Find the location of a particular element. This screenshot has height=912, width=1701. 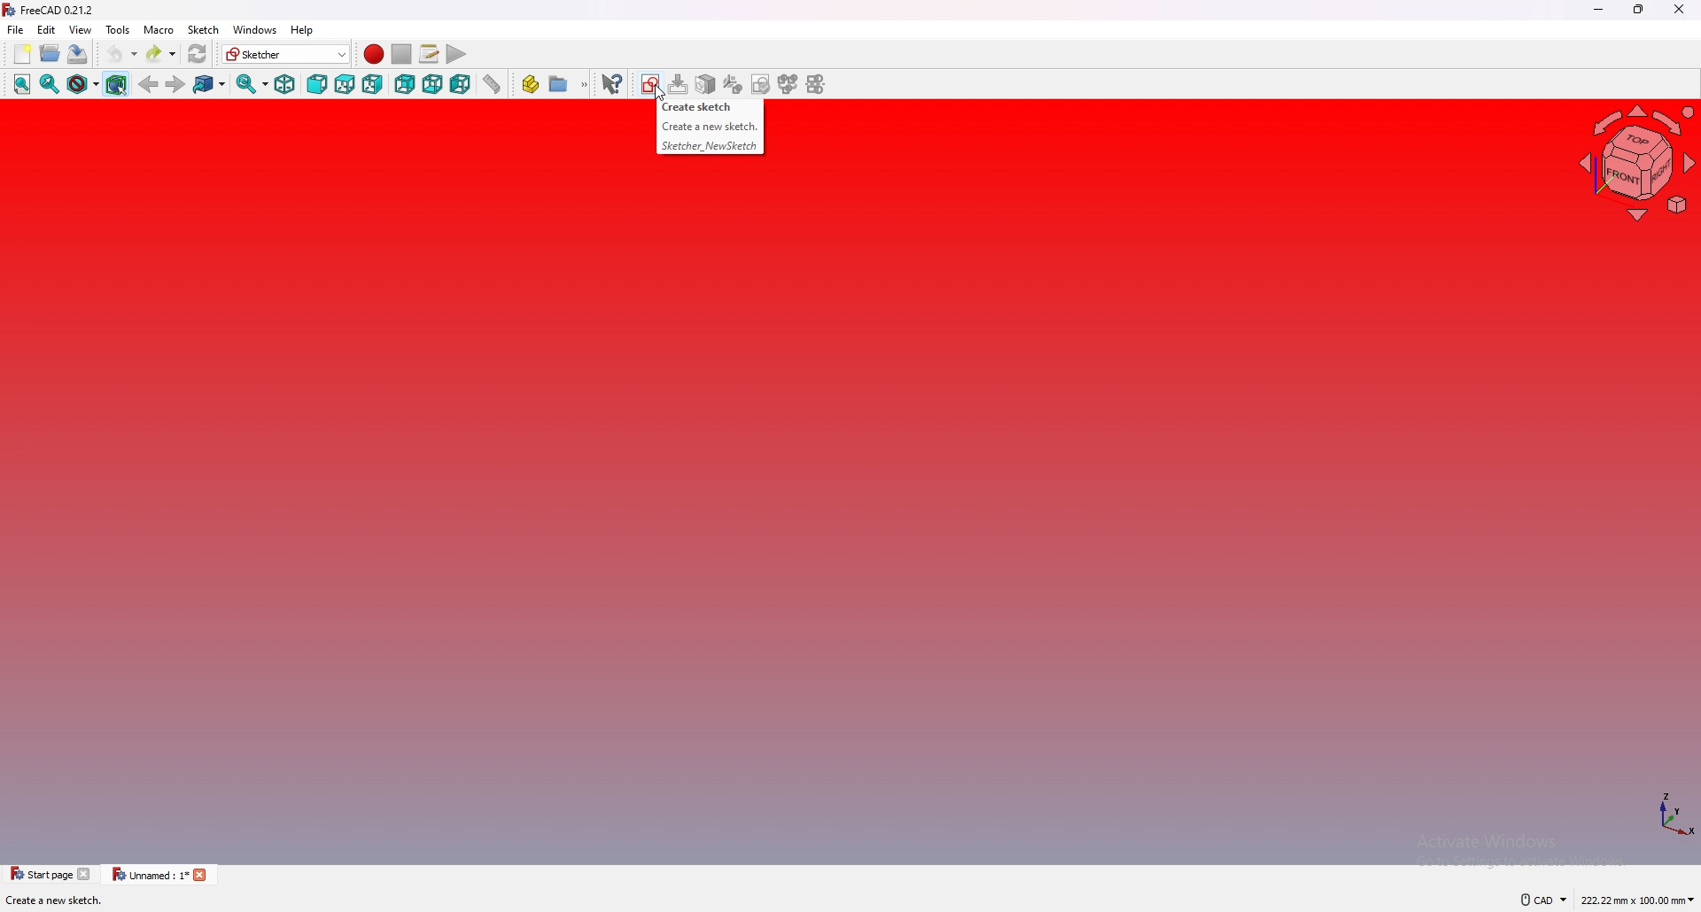

left is located at coordinates (461, 83).